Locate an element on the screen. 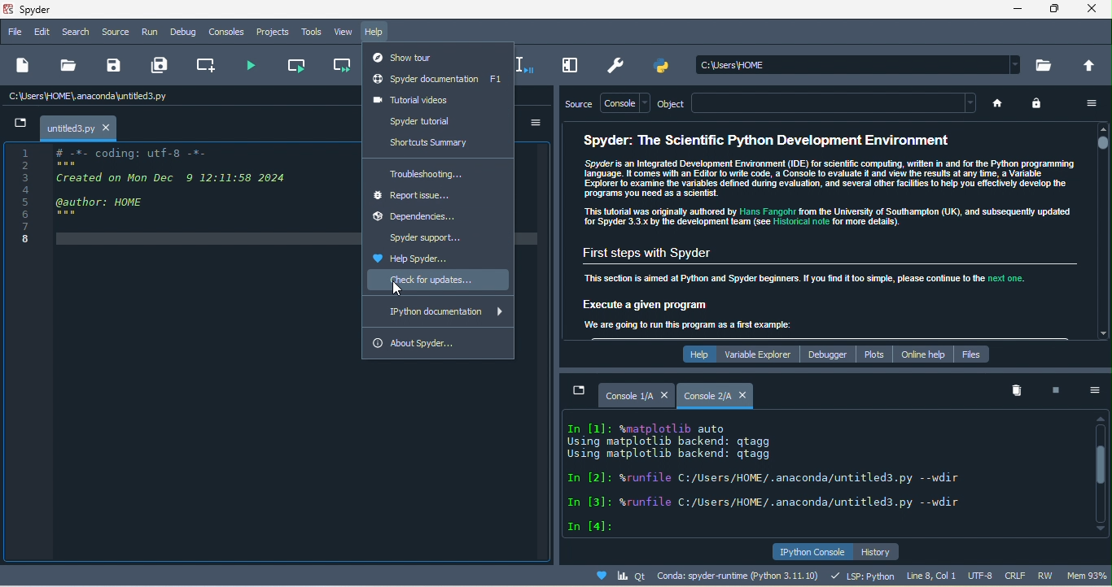 The image size is (1112, 587). c\users\home\anaconda is located at coordinates (95, 97).